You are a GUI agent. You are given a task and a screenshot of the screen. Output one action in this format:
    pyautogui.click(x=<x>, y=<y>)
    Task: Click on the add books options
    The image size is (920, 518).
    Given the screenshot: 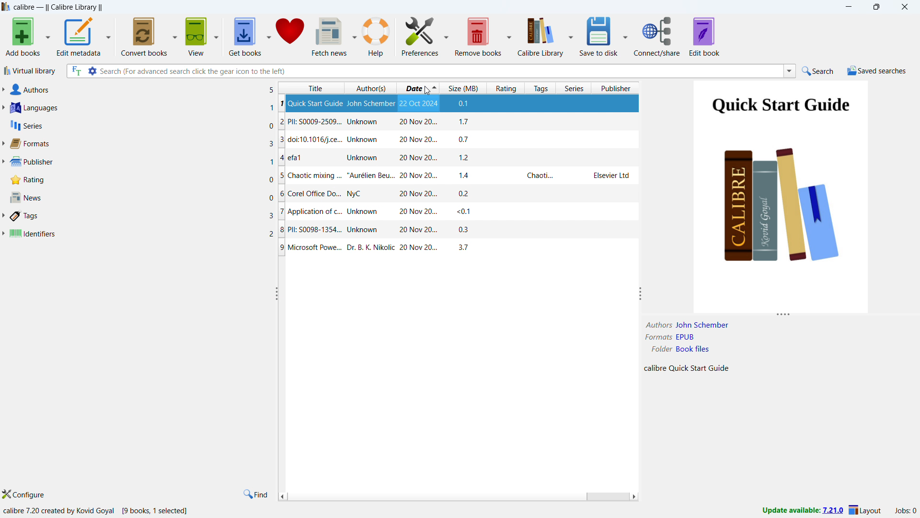 What is the action you would take?
    pyautogui.click(x=48, y=36)
    